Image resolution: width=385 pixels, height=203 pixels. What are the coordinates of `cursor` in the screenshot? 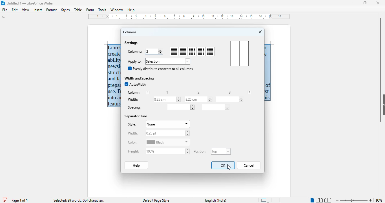 It's located at (228, 167).